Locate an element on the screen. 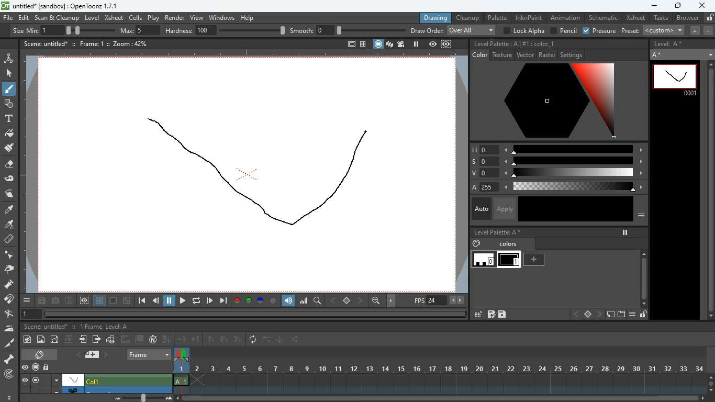 The height and width of the screenshot is (402, 715). refresh is located at coordinates (255, 340).